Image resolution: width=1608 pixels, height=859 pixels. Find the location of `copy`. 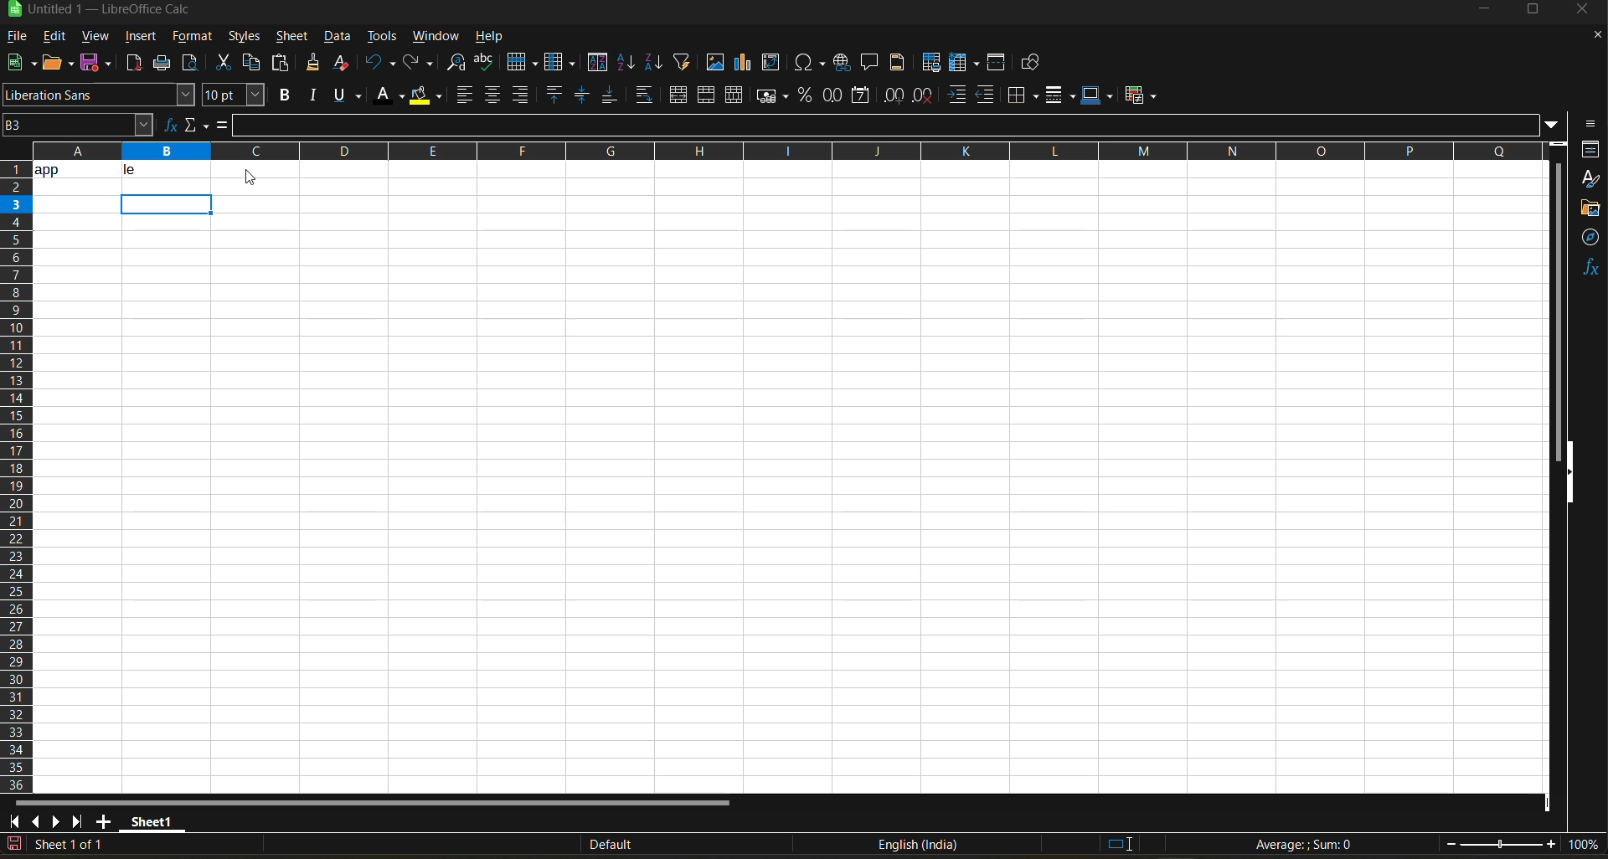

copy is located at coordinates (254, 63).